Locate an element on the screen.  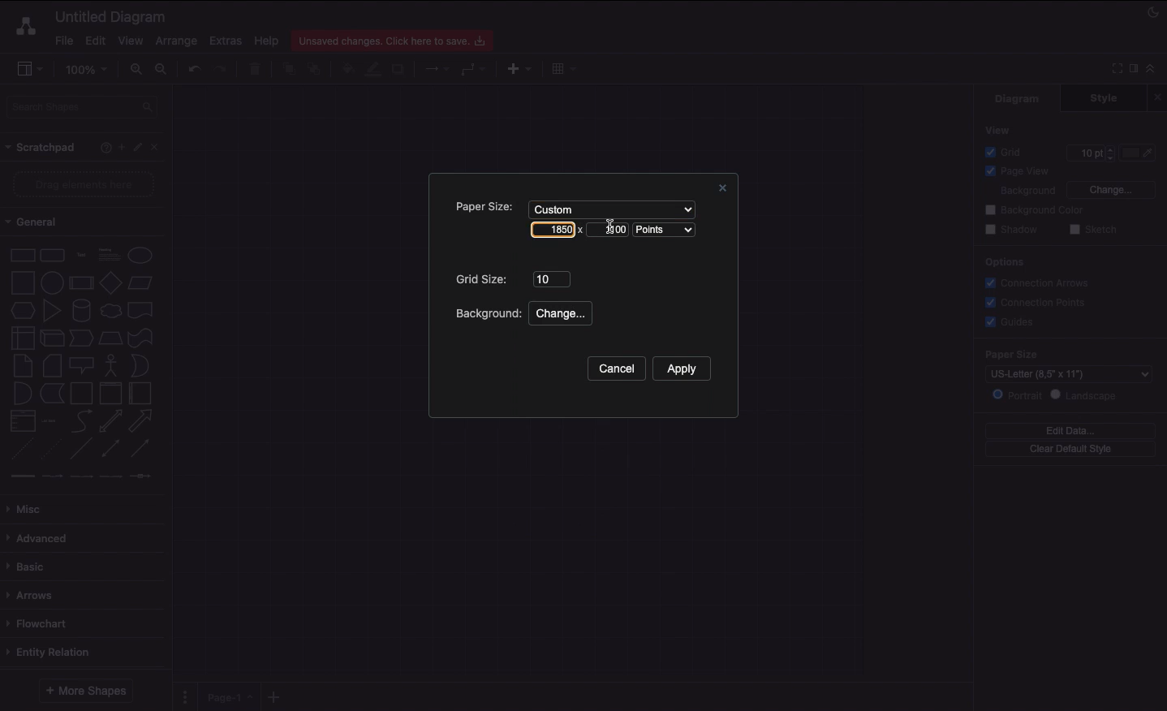
Dashed line is located at coordinates (19, 451).